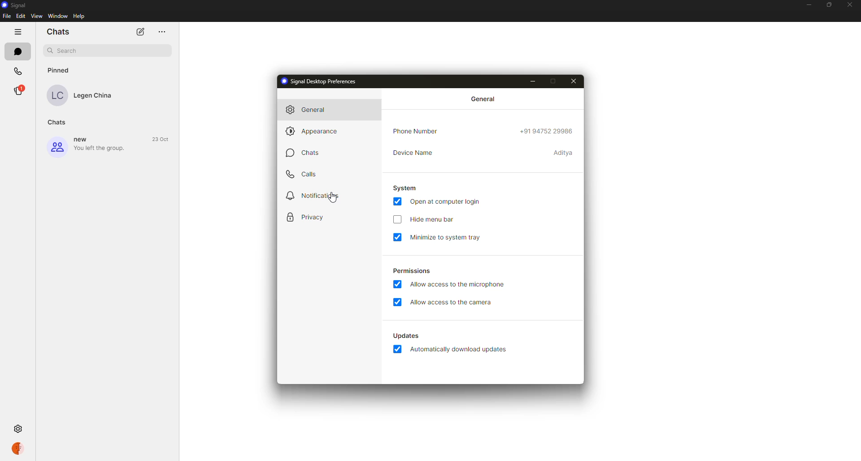 Image resolution: width=861 pixels, height=461 pixels. What do you see at coordinates (397, 284) in the screenshot?
I see `selected` at bounding box center [397, 284].